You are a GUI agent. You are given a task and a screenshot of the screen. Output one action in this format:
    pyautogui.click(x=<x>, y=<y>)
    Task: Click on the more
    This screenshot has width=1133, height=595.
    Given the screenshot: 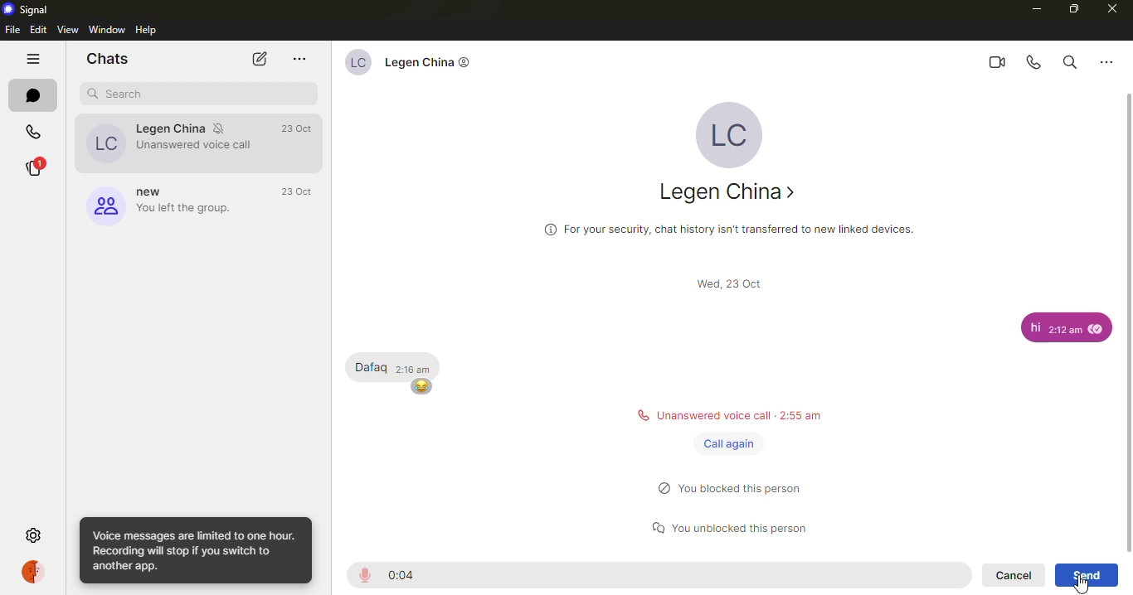 What is the action you would take?
    pyautogui.click(x=298, y=59)
    